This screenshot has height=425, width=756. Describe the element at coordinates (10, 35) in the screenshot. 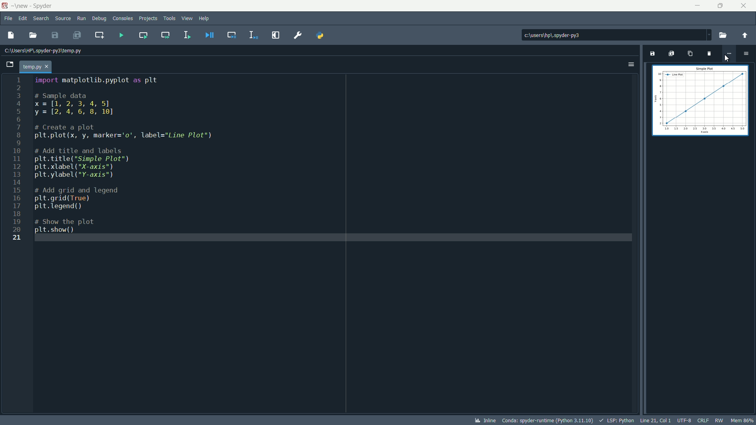

I see `save file` at that location.